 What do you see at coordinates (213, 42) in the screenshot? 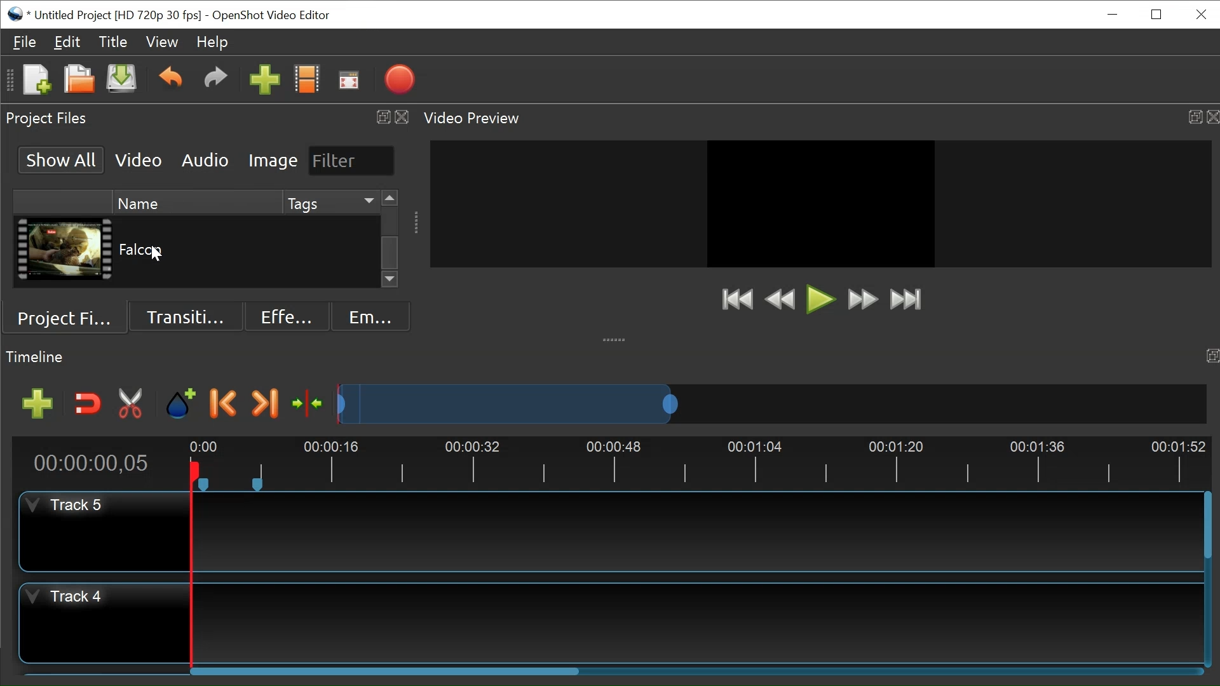
I see `Help` at bounding box center [213, 42].